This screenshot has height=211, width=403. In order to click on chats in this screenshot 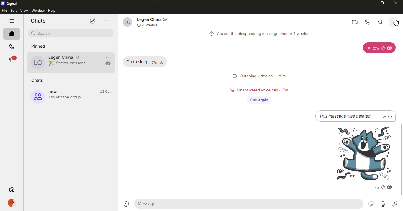, I will do `click(37, 20)`.